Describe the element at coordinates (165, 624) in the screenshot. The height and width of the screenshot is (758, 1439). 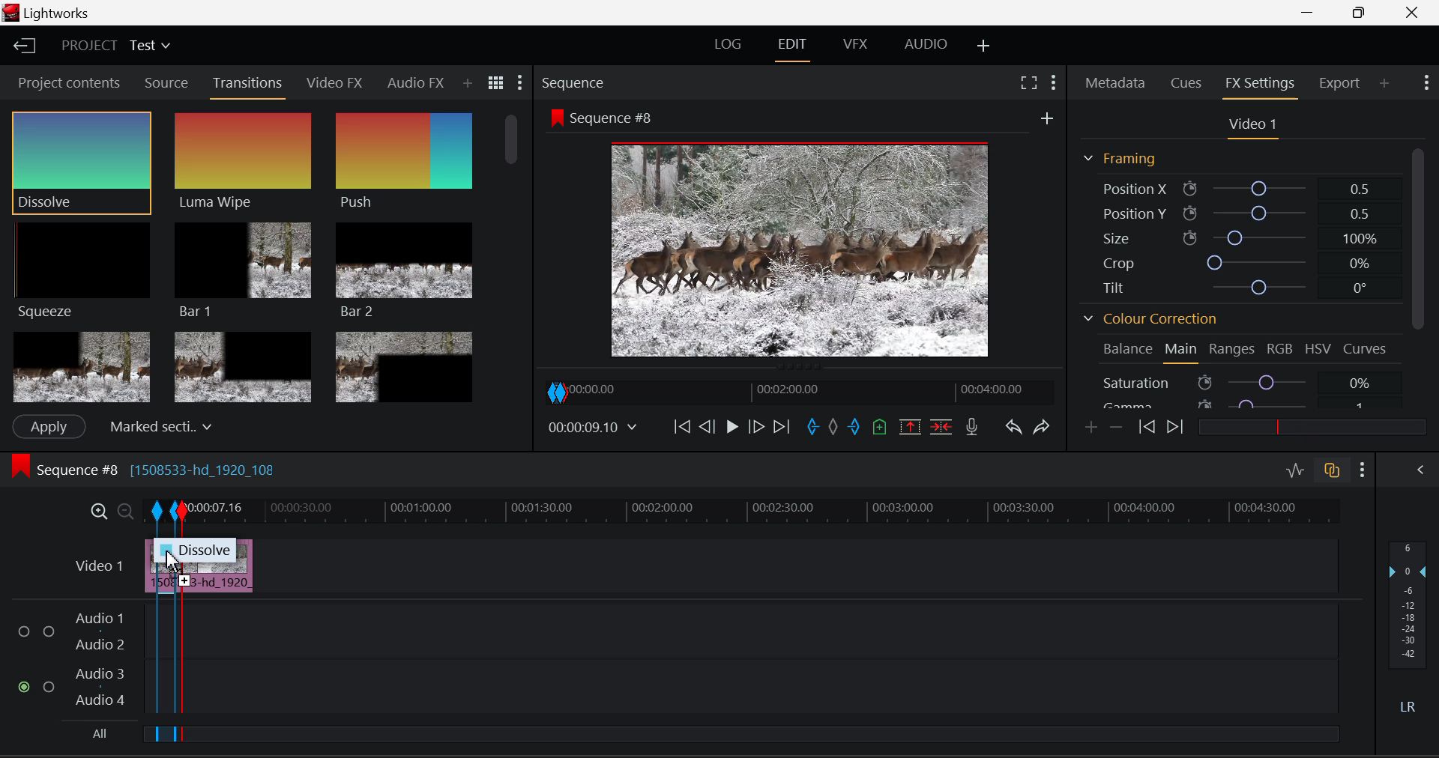
I see `Segment Created with In and Out` at that location.